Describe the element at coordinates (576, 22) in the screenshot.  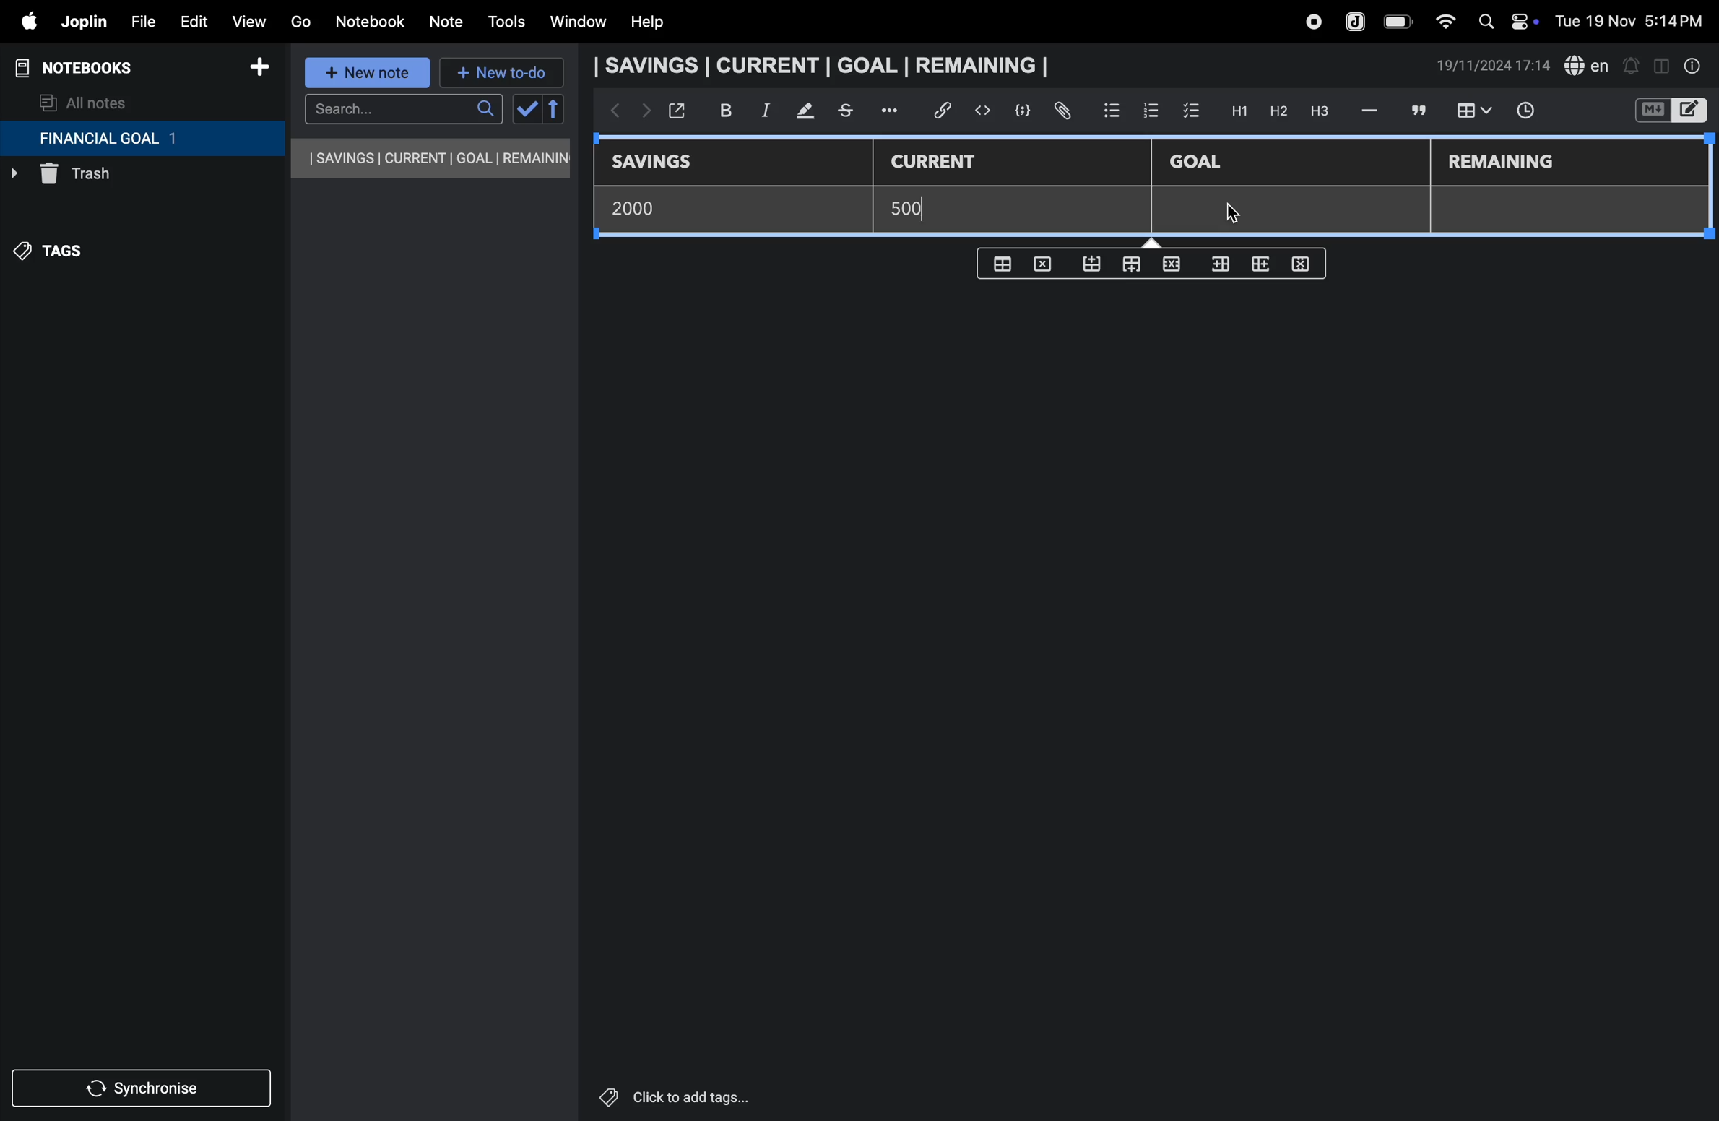
I see `window` at that location.